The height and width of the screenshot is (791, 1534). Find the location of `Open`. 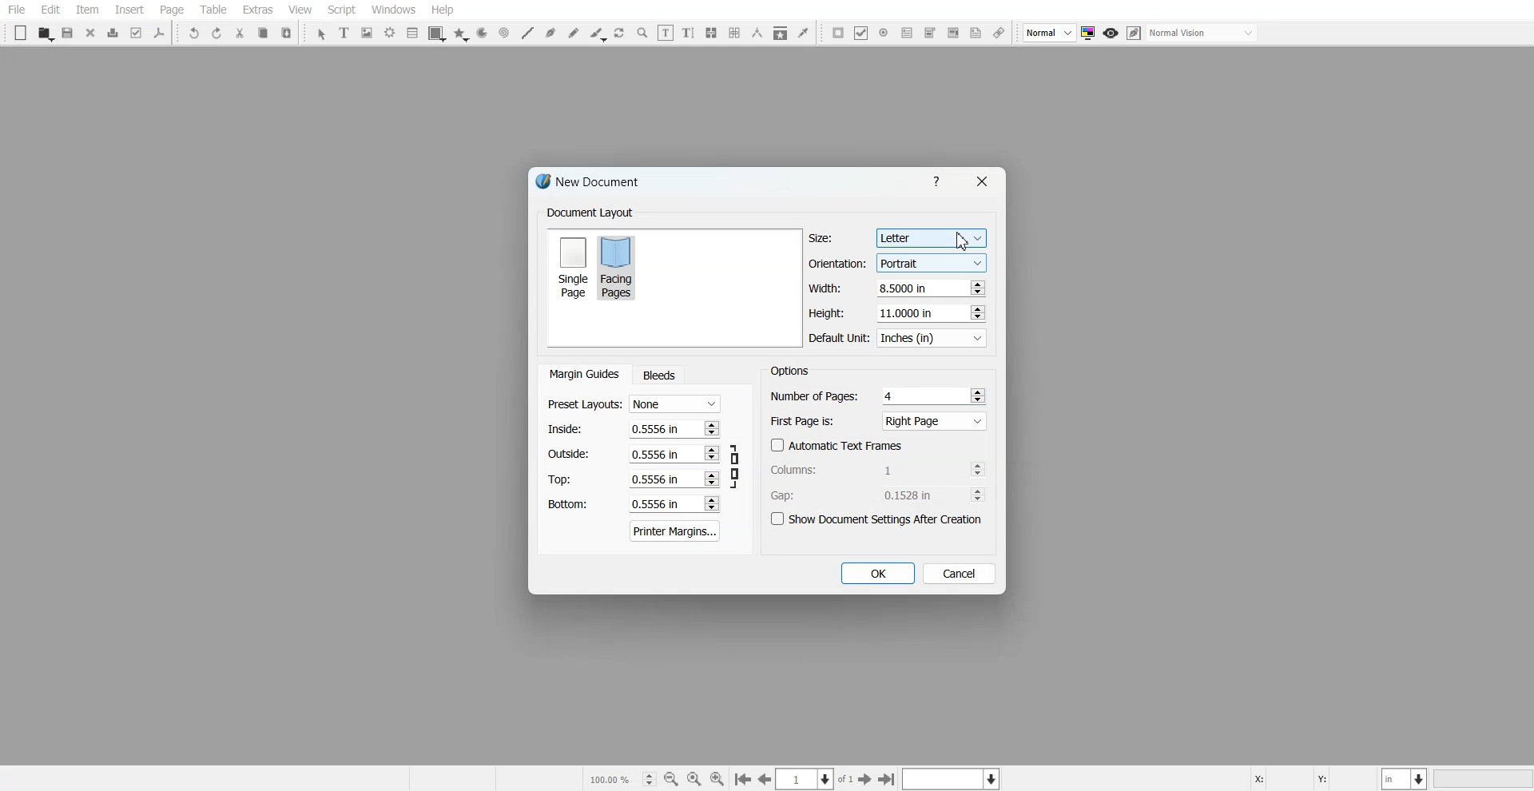

Open is located at coordinates (45, 34).